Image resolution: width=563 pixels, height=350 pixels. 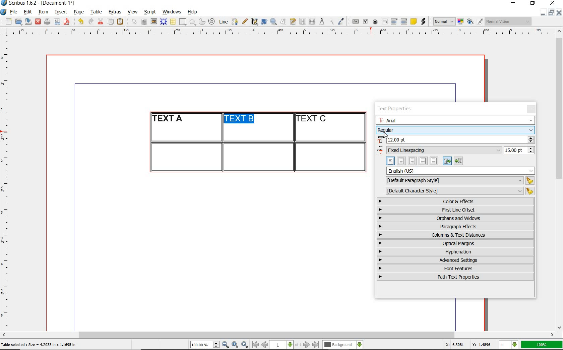 What do you see at coordinates (68, 21) in the screenshot?
I see `save as pdf` at bounding box center [68, 21].